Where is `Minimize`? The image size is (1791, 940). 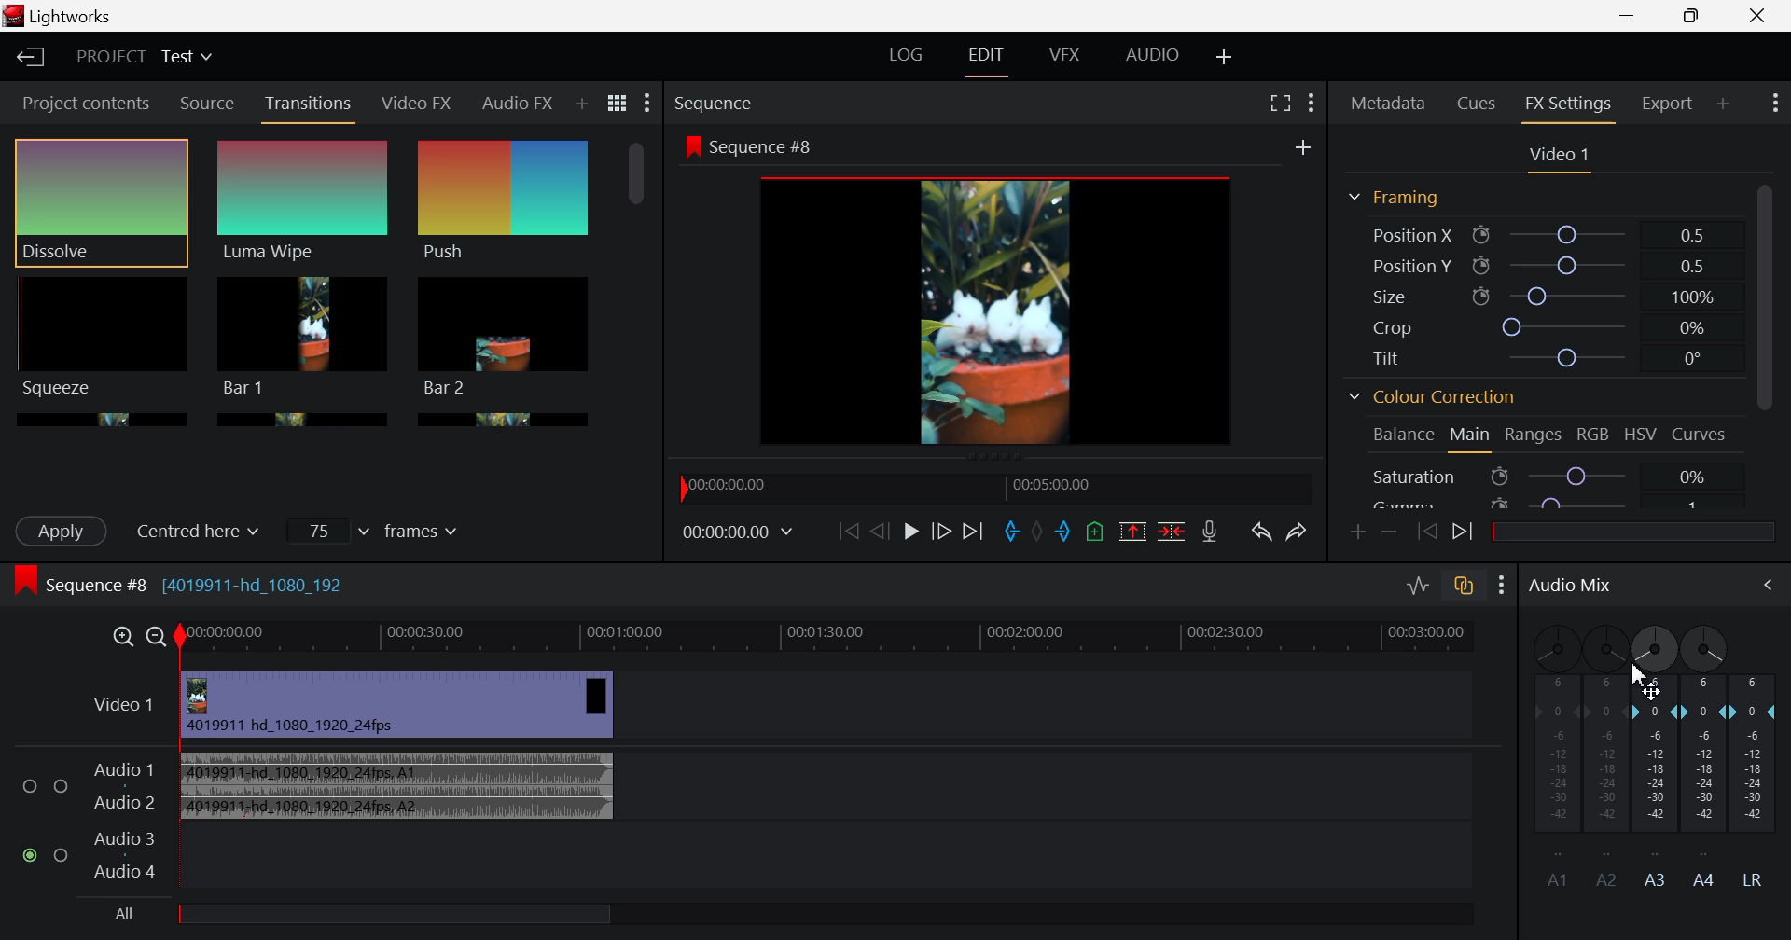
Minimize is located at coordinates (1697, 16).